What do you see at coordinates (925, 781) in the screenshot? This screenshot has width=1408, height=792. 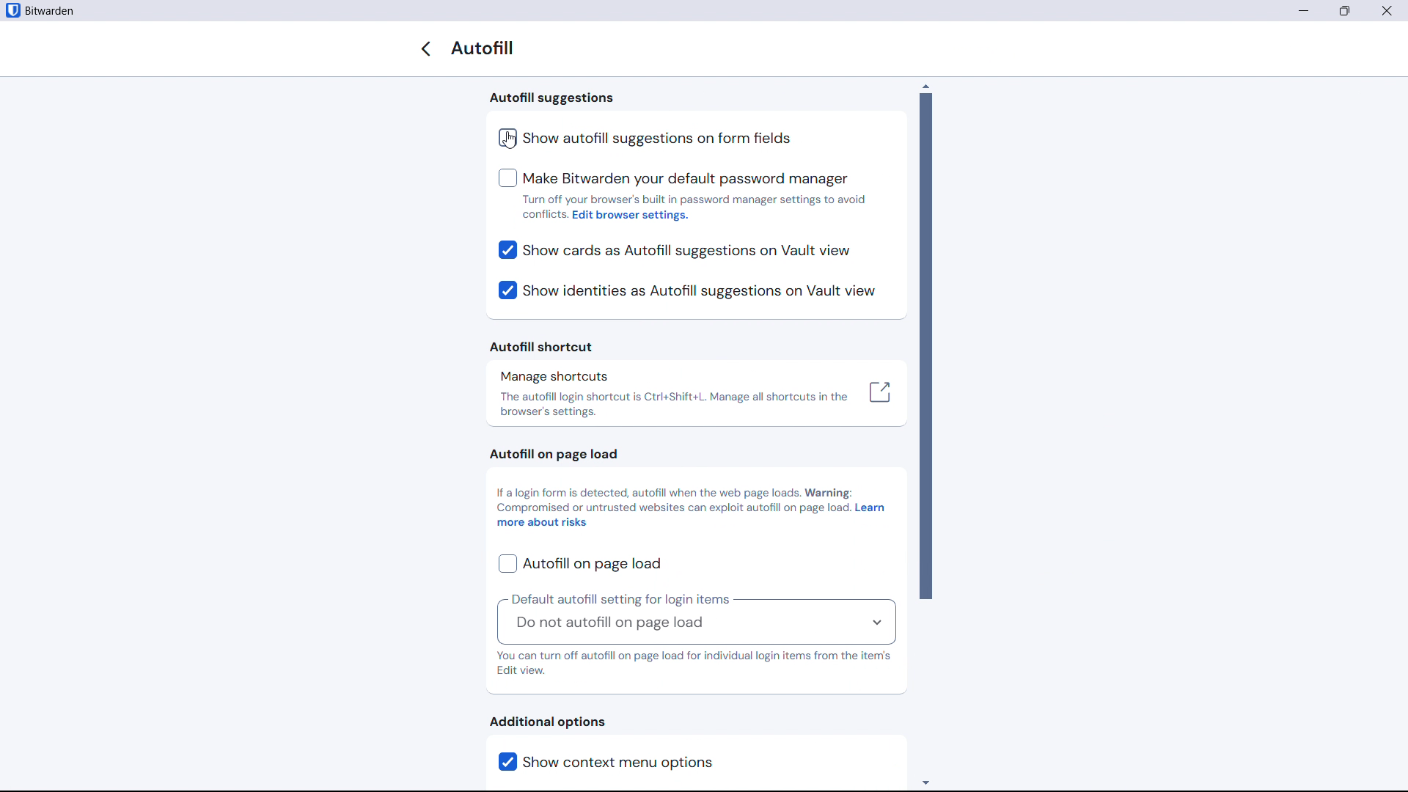 I see `Scroll down ` at bounding box center [925, 781].